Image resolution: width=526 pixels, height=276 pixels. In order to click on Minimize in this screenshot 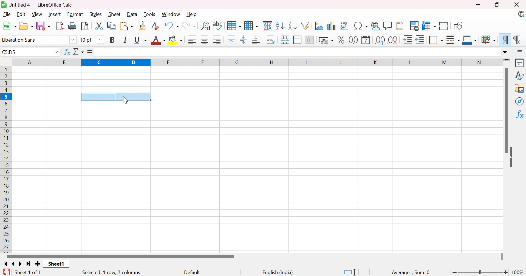, I will do `click(478, 5)`.